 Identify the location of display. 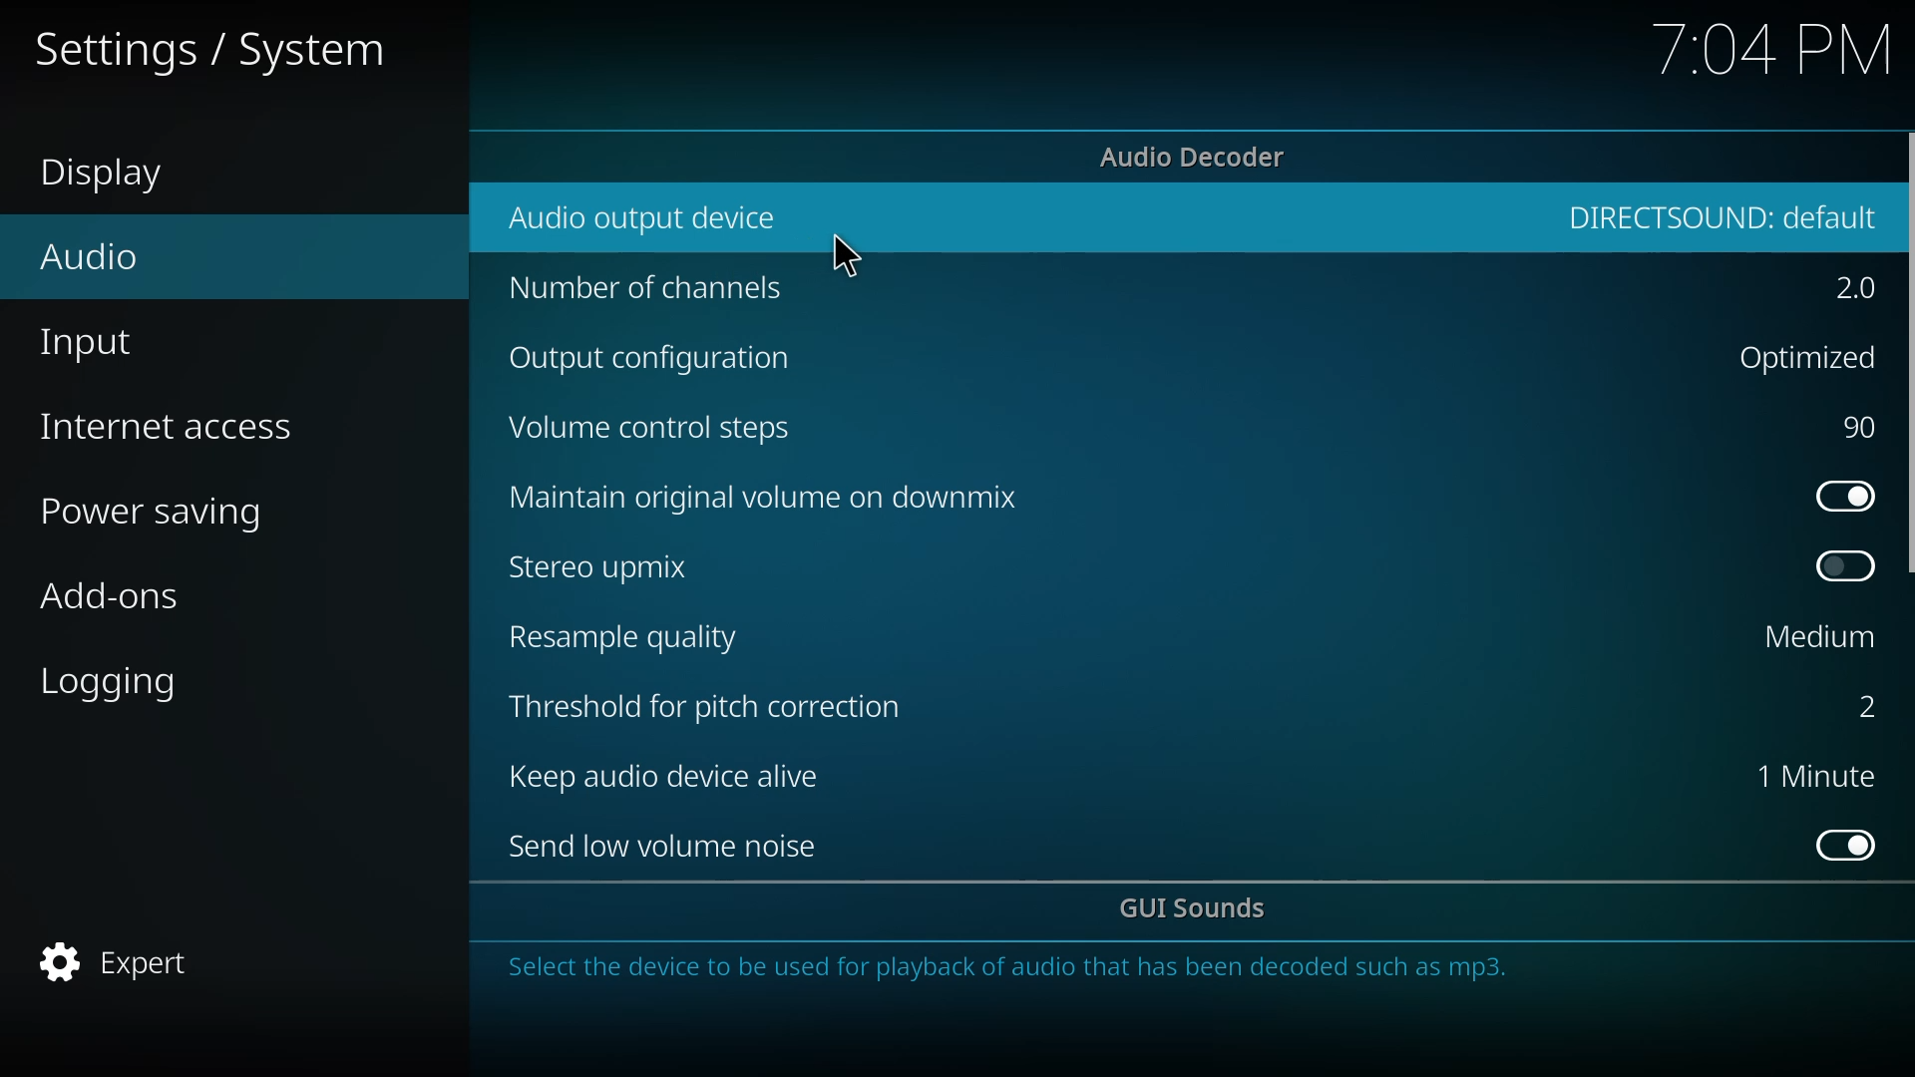
(115, 176).